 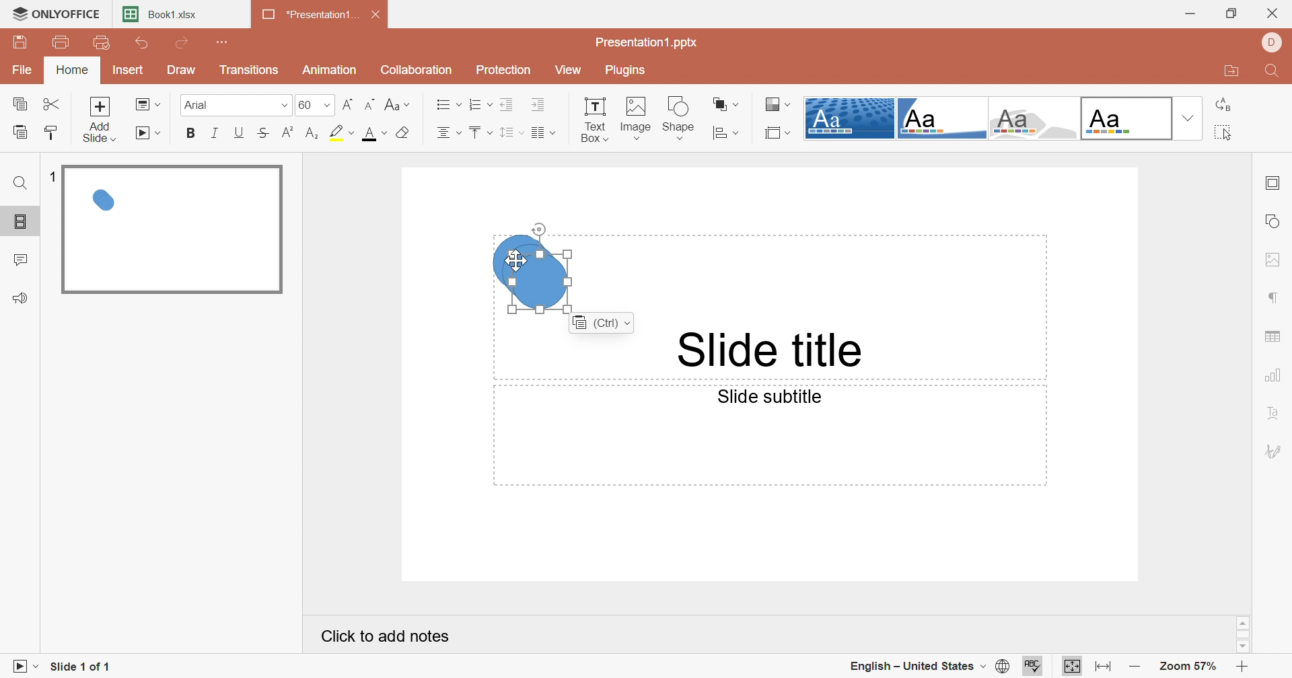 I want to click on Slide title, so click(x=772, y=350).